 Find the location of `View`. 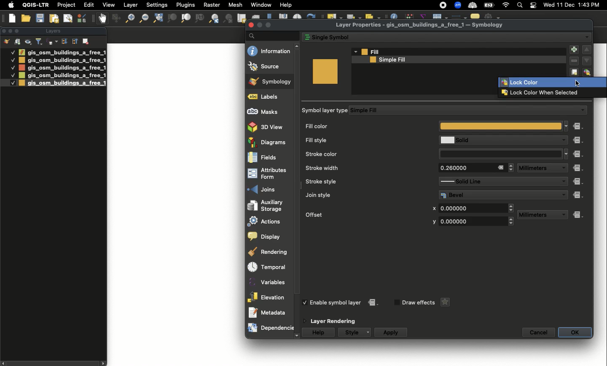

View is located at coordinates (108, 5).